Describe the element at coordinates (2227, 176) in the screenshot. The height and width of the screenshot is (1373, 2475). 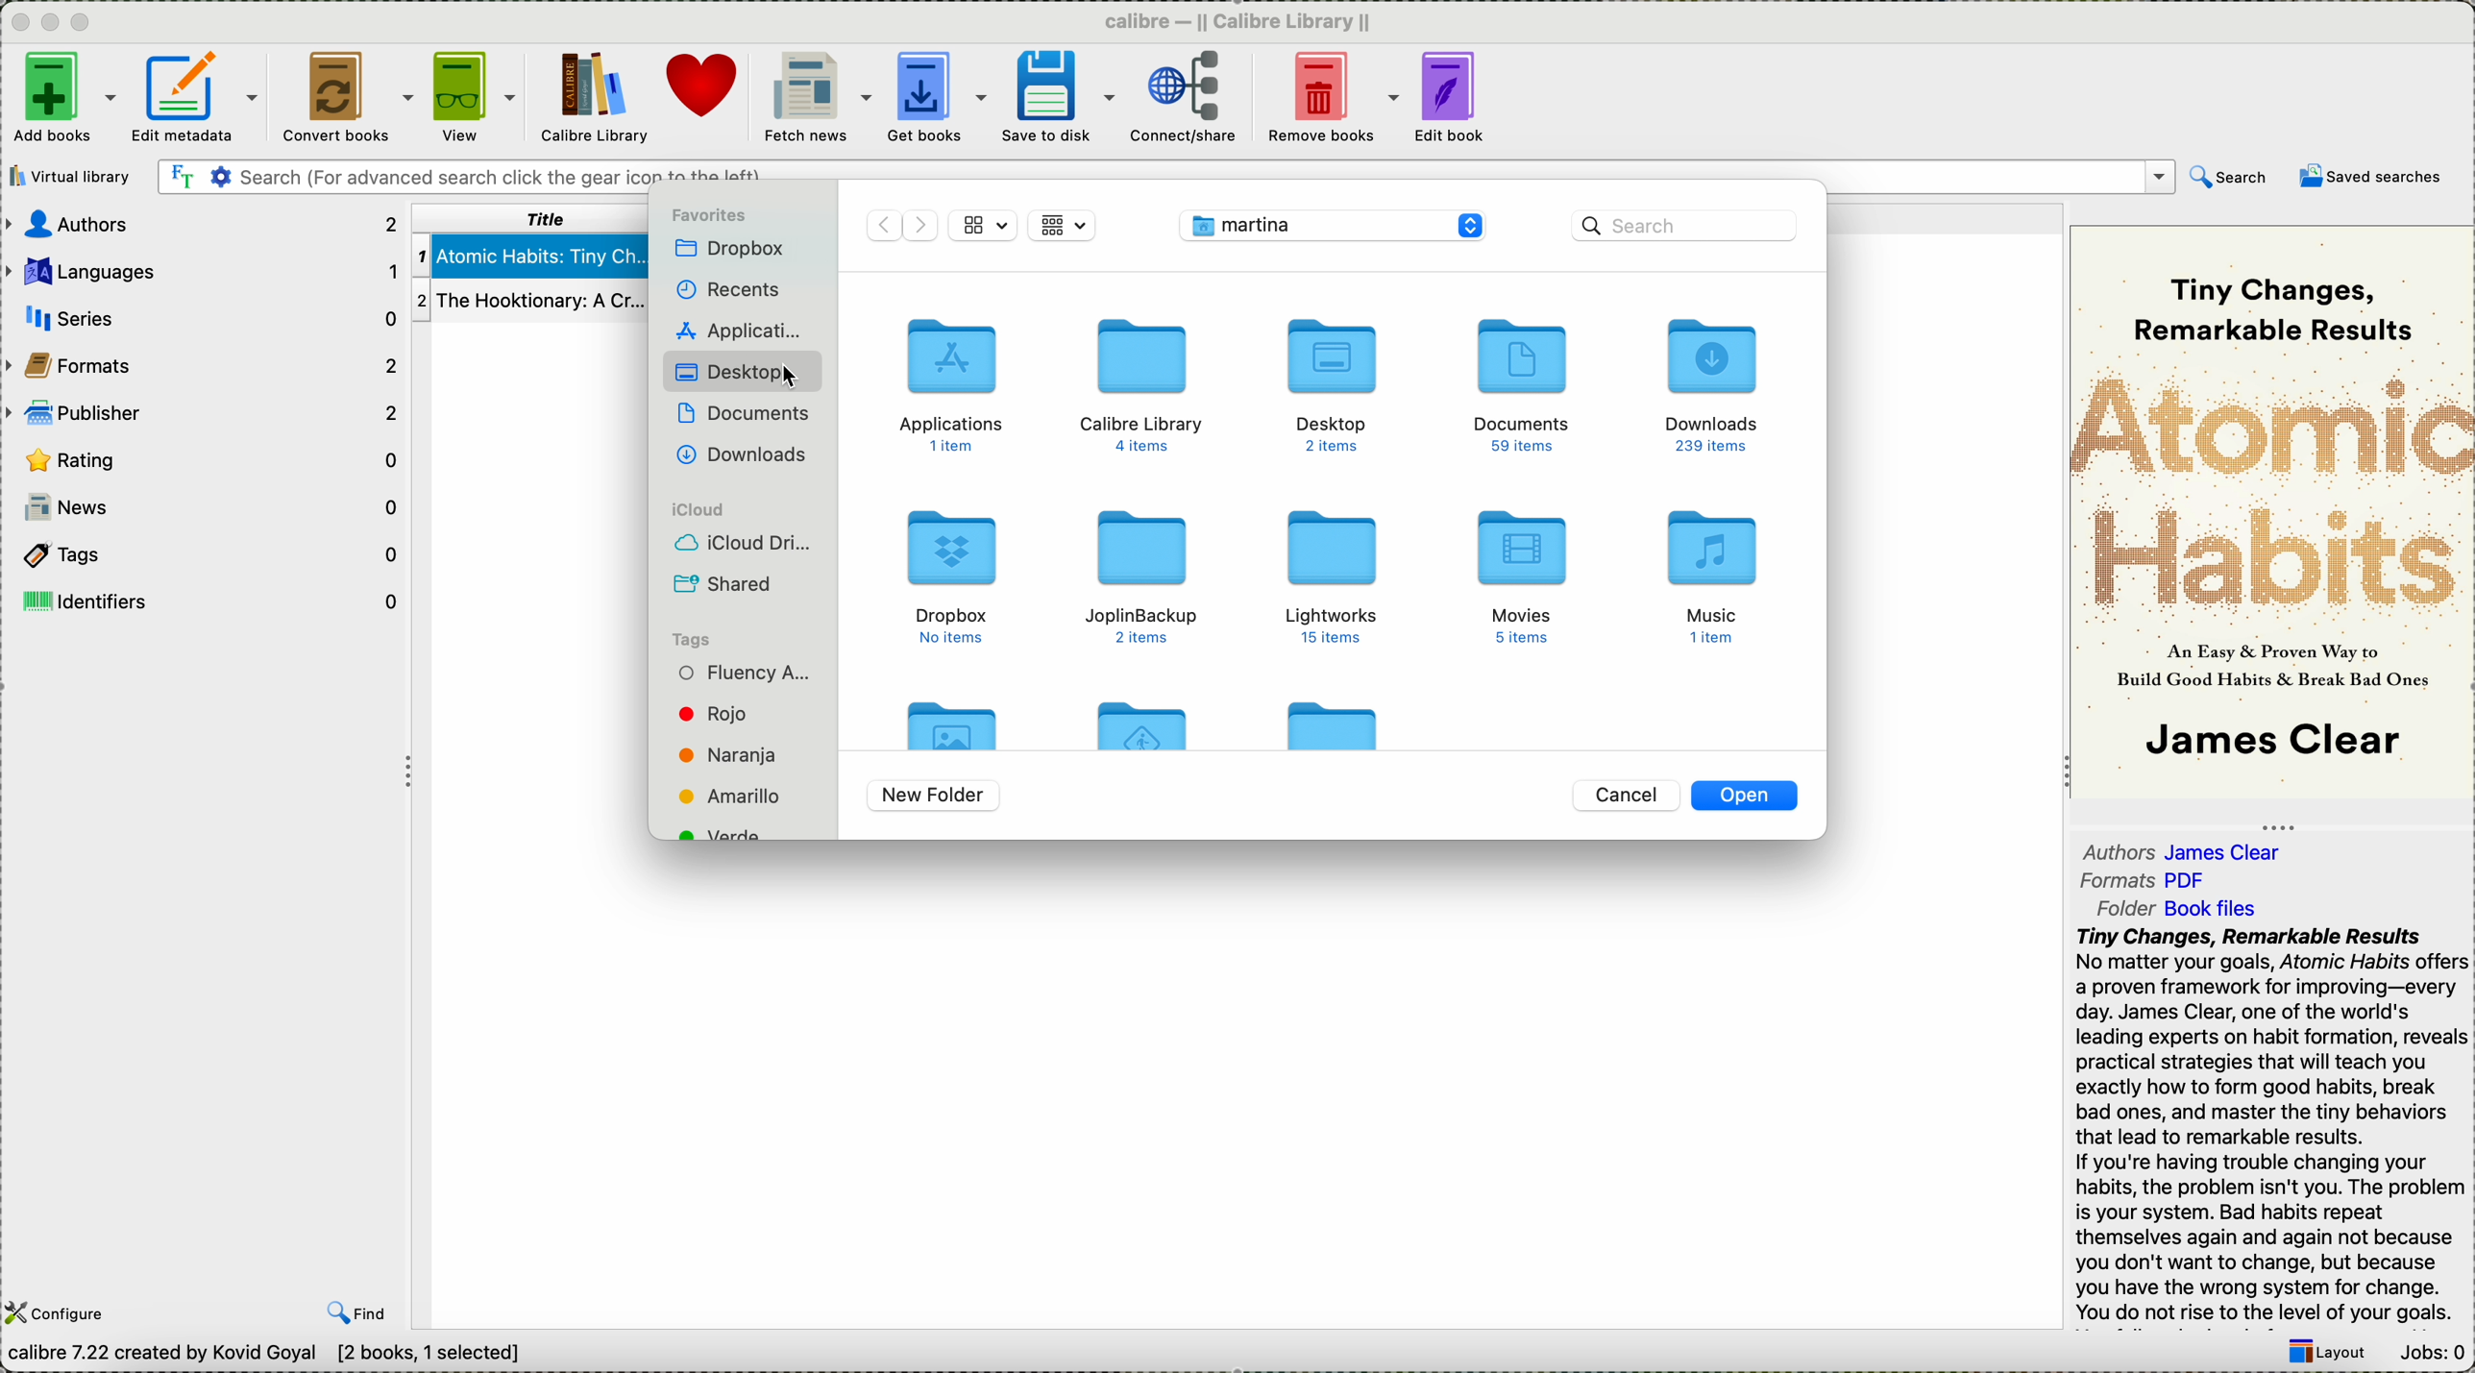
I see `search` at that location.